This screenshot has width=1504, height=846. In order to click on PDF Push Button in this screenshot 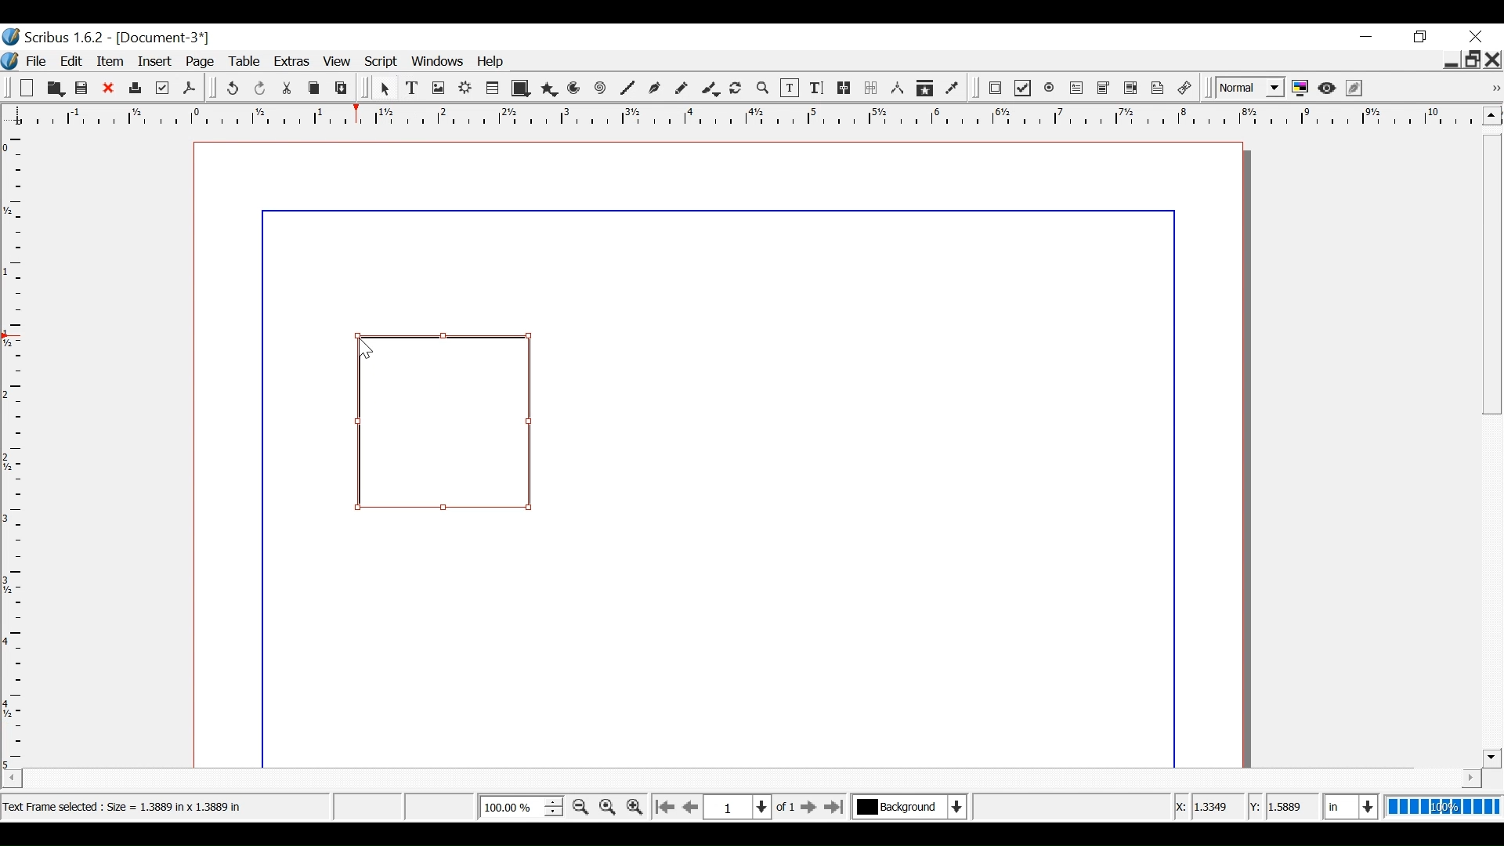, I will do `click(995, 87)`.